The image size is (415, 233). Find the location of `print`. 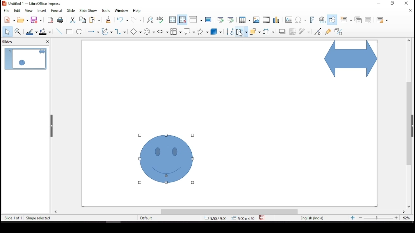

print is located at coordinates (60, 20).